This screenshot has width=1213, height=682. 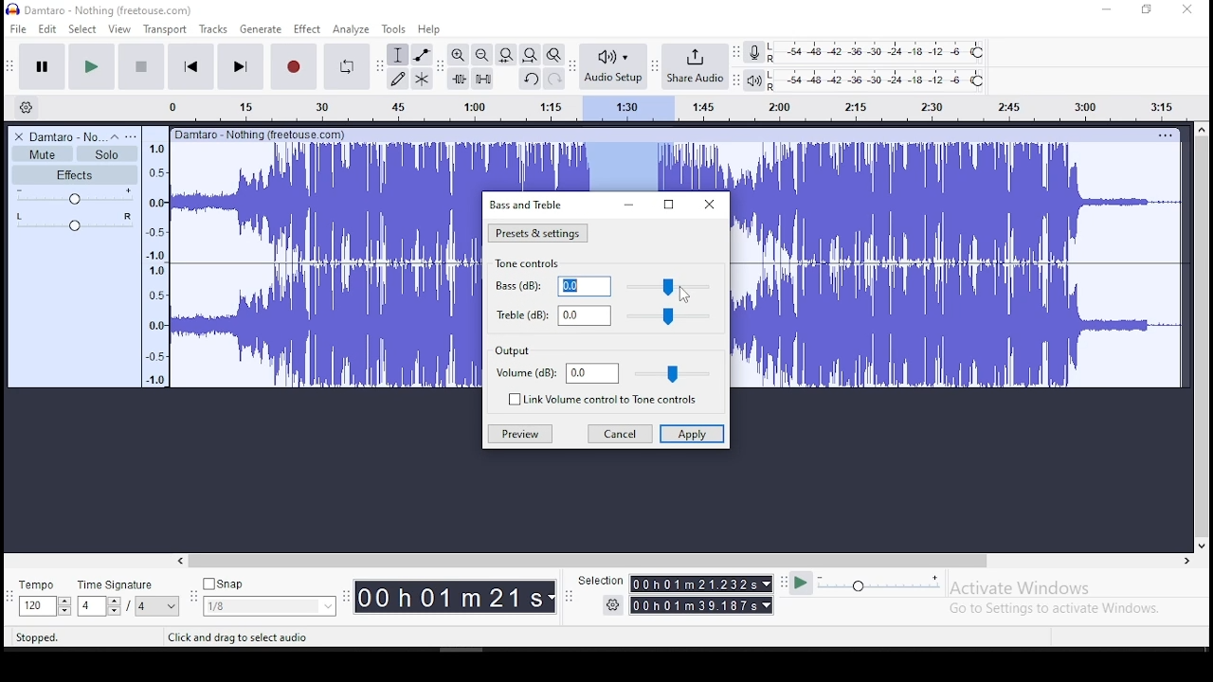 I want to click on , so click(x=1165, y=135).